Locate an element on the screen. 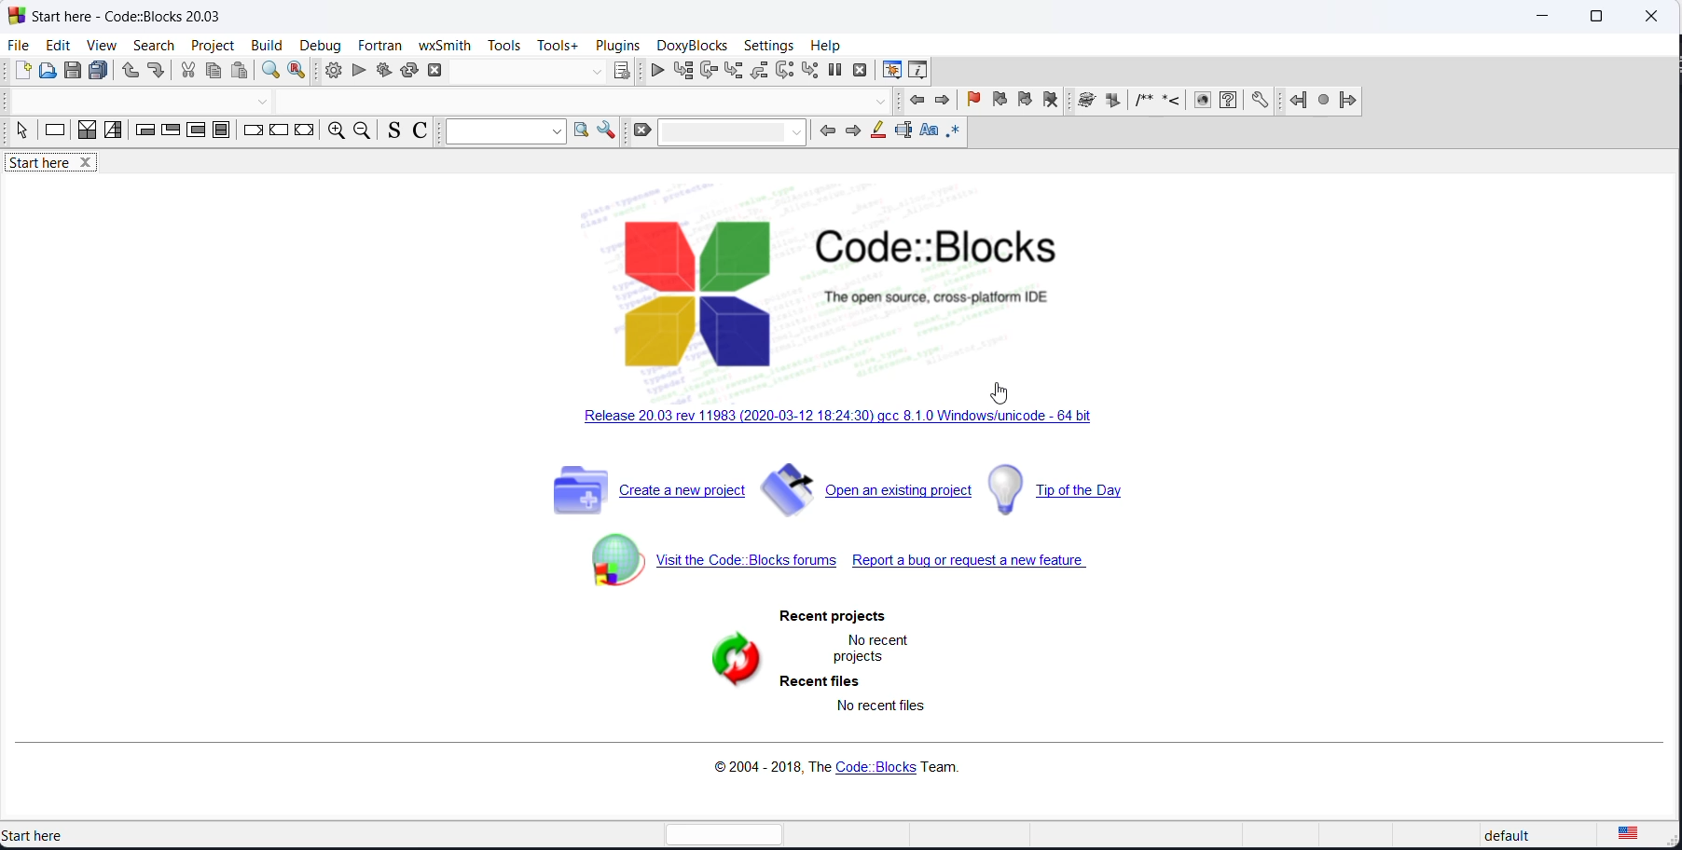  run is located at coordinates (358, 72).